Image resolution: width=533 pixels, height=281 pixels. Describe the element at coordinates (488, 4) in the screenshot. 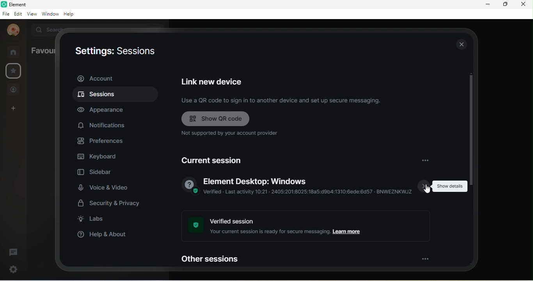

I see `minimize` at that location.